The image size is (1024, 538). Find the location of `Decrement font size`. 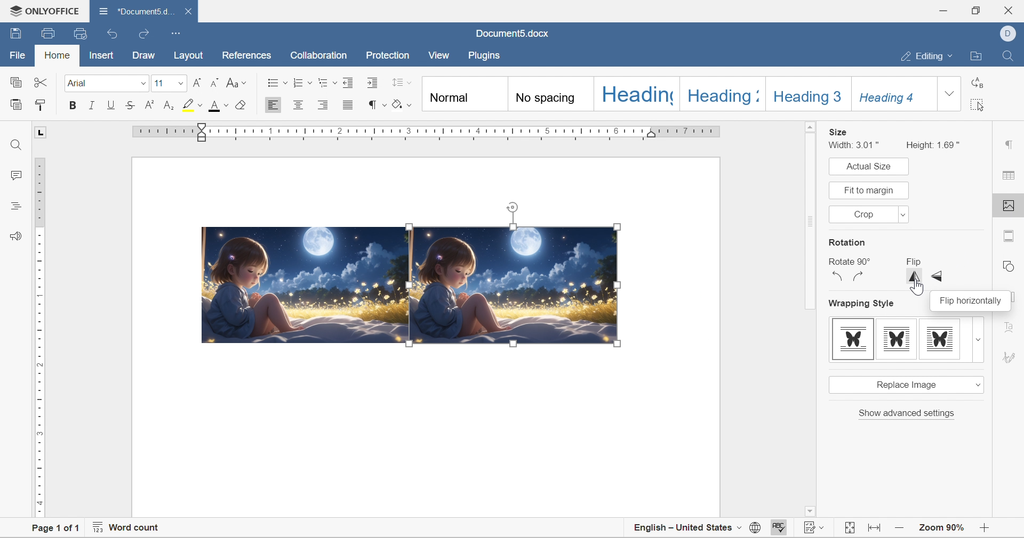

Decrement font size is located at coordinates (214, 82).